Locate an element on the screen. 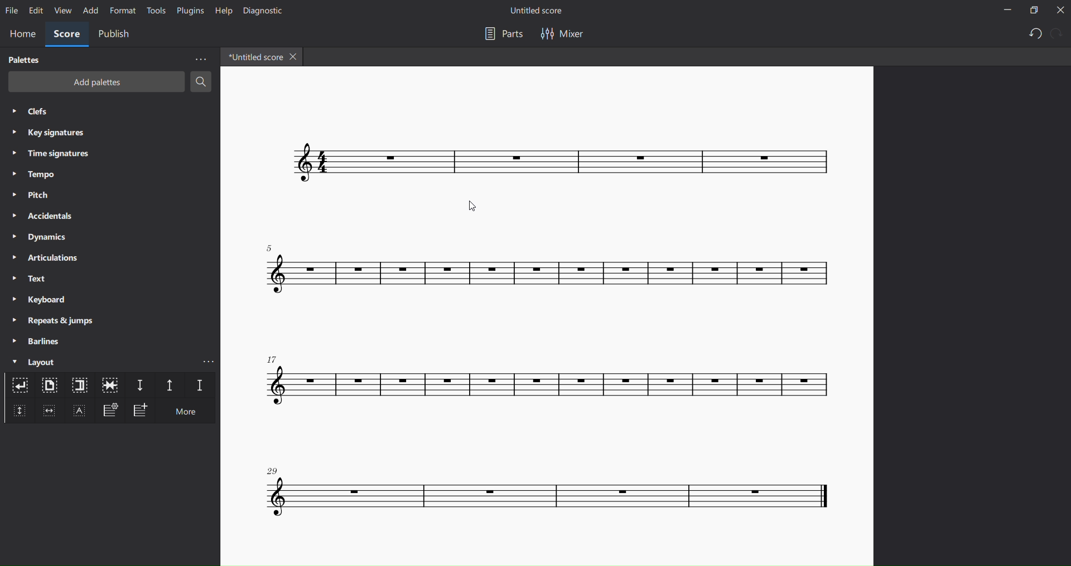  parts is located at coordinates (500, 34).